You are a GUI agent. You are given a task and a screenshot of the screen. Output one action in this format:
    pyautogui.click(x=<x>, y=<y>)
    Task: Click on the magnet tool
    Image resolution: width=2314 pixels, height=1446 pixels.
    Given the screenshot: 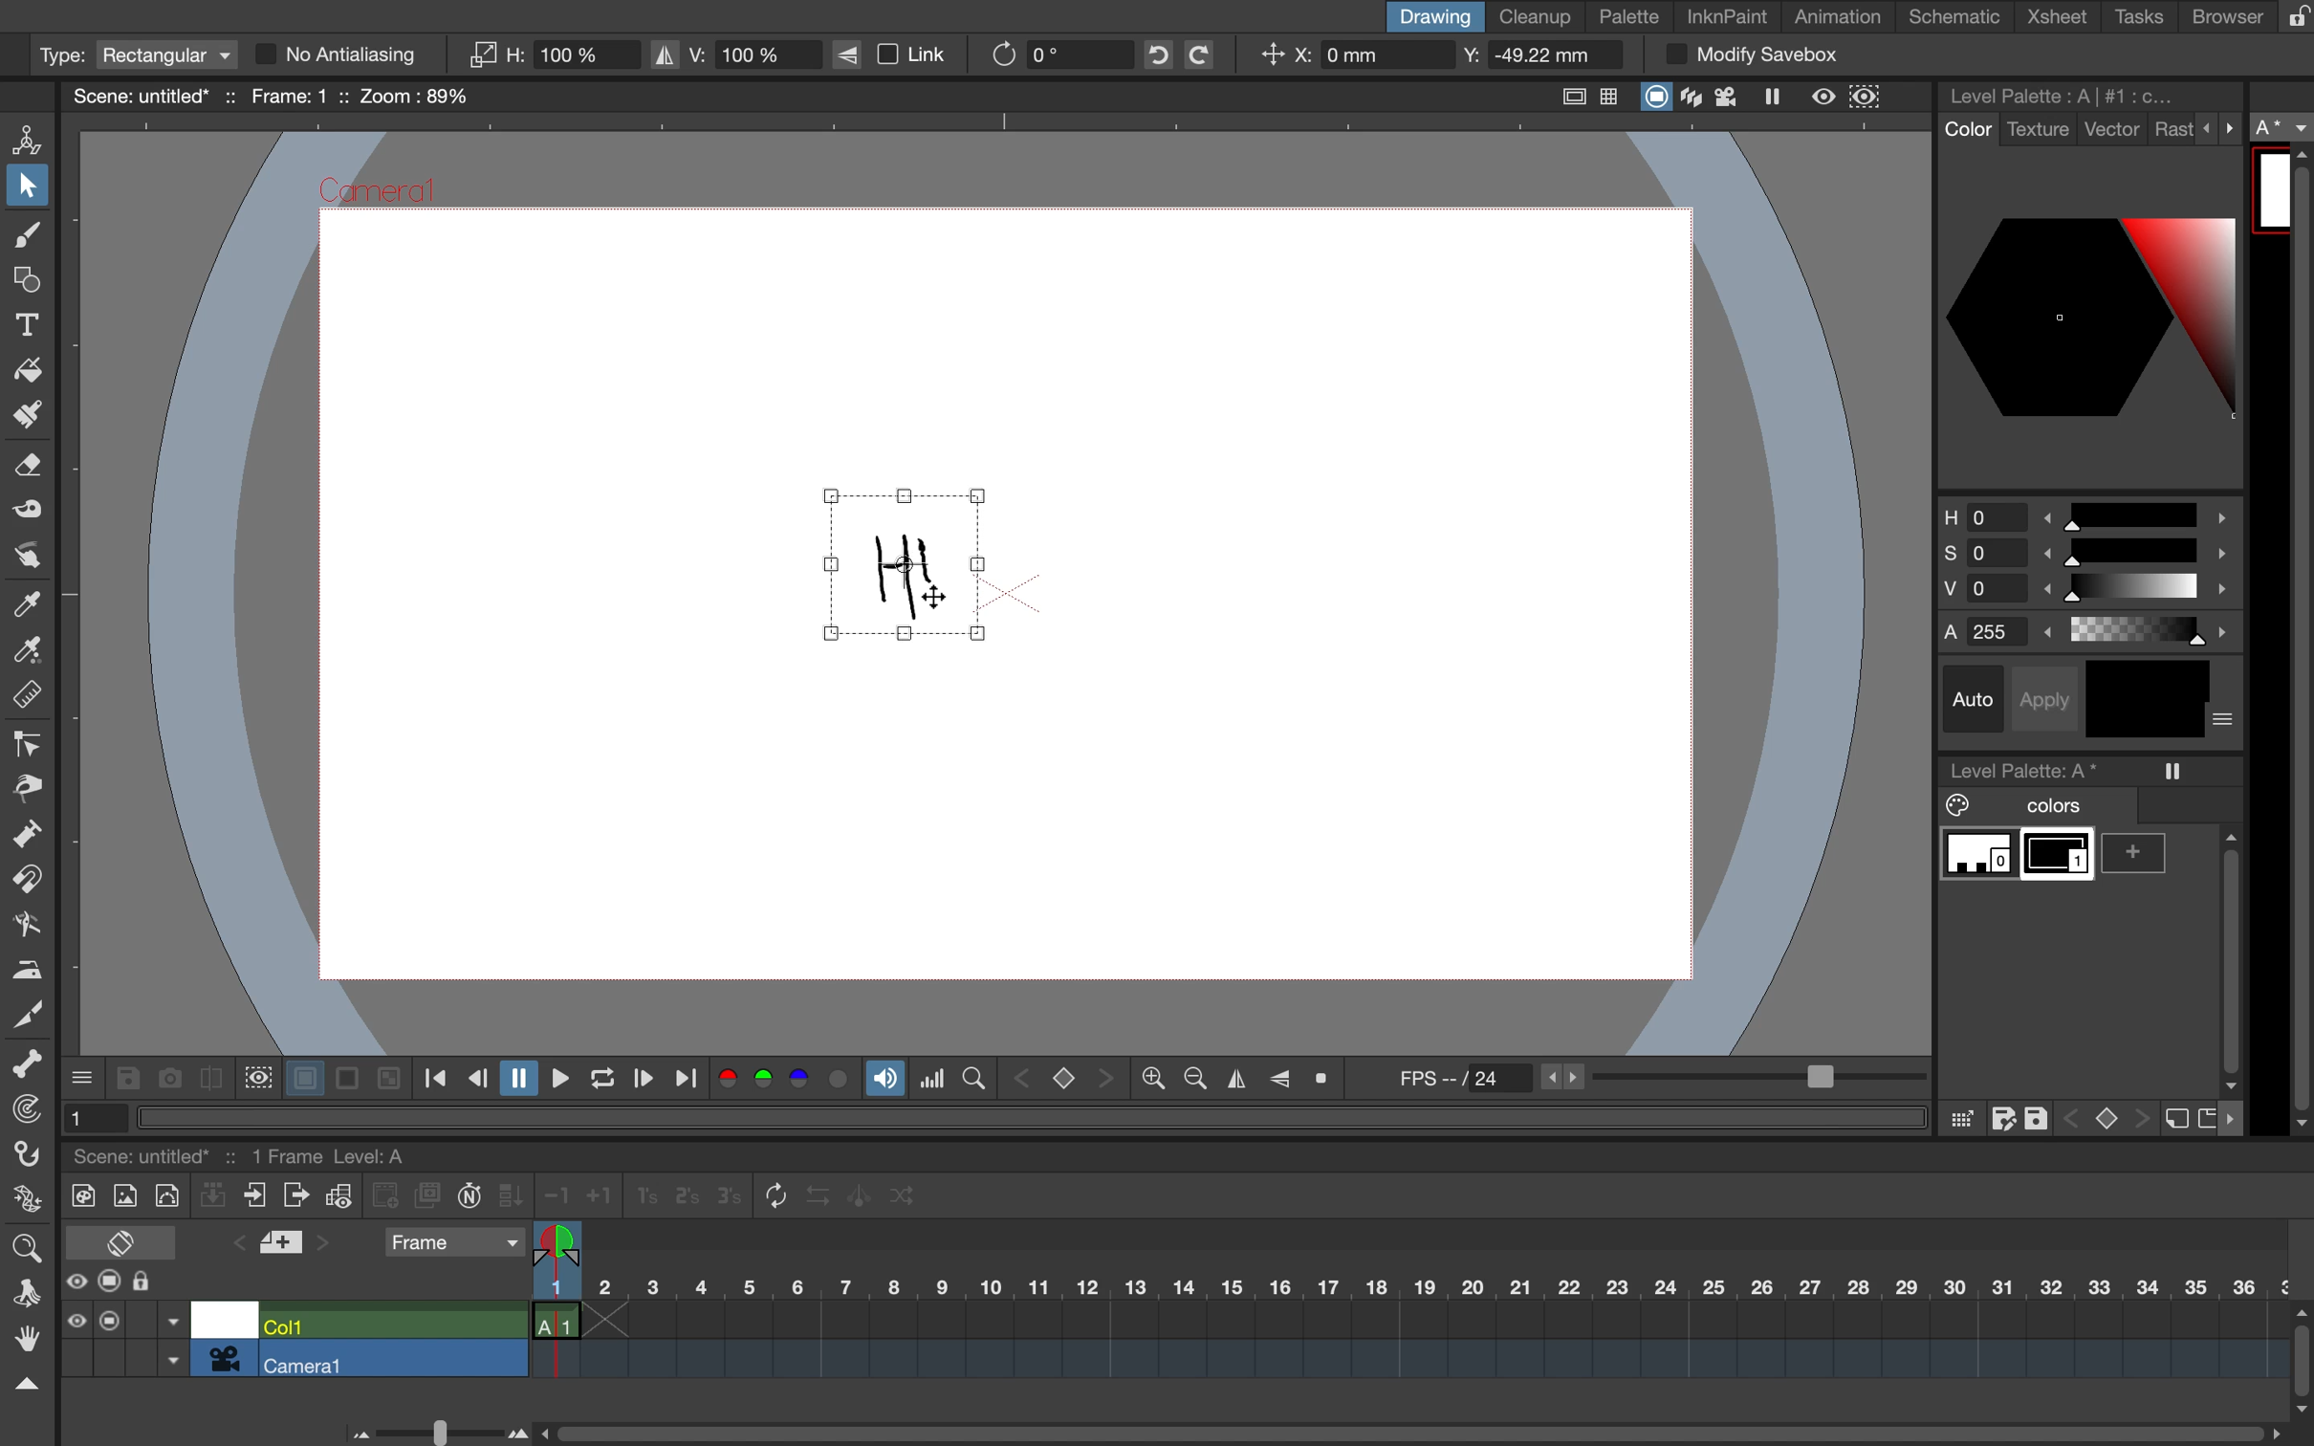 What is the action you would take?
    pyautogui.click(x=25, y=881)
    